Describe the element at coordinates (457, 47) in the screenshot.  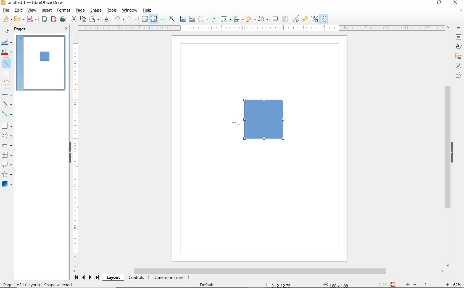
I see `STYLES` at that location.